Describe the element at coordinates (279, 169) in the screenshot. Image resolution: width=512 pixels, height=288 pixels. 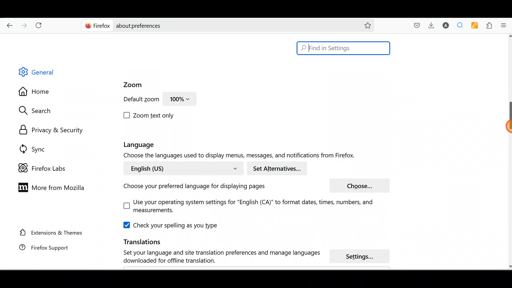
I see `Set alternatives` at that location.